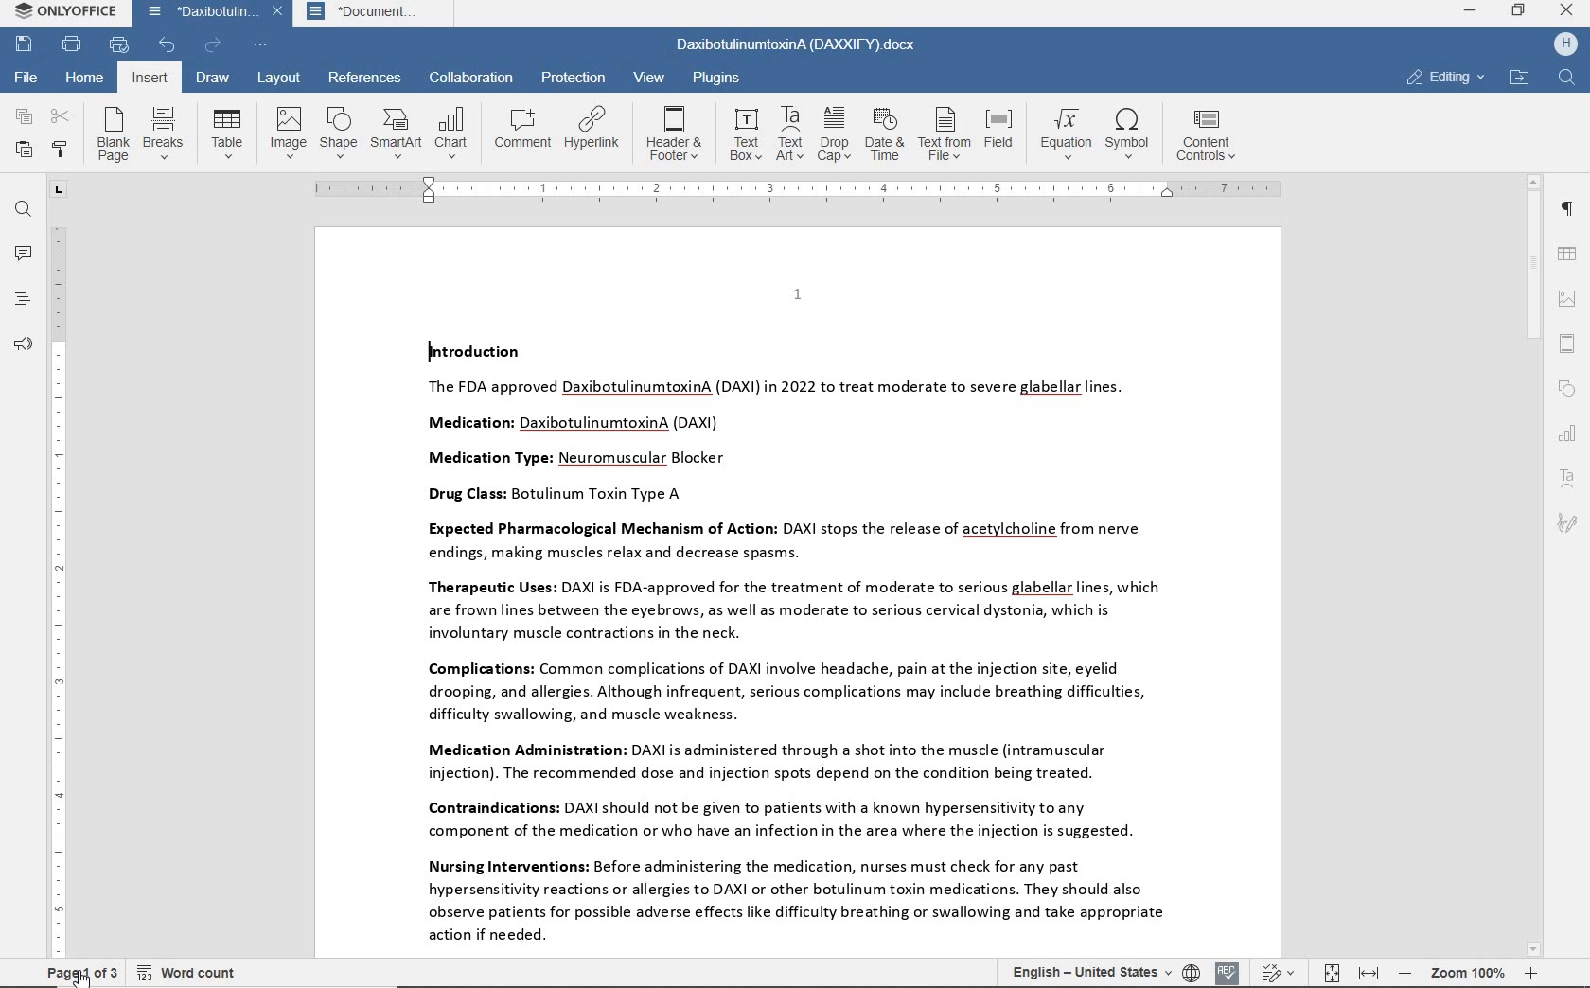 Image resolution: width=1590 pixels, height=988 pixels. What do you see at coordinates (187, 972) in the screenshot?
I see `word count` at bounding box center [187, 972].